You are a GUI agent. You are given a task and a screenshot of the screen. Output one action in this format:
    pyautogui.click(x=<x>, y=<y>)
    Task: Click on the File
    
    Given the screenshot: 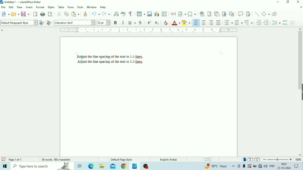 What is the action you would take?
    pyautogui.click(x=3, y=7)
    